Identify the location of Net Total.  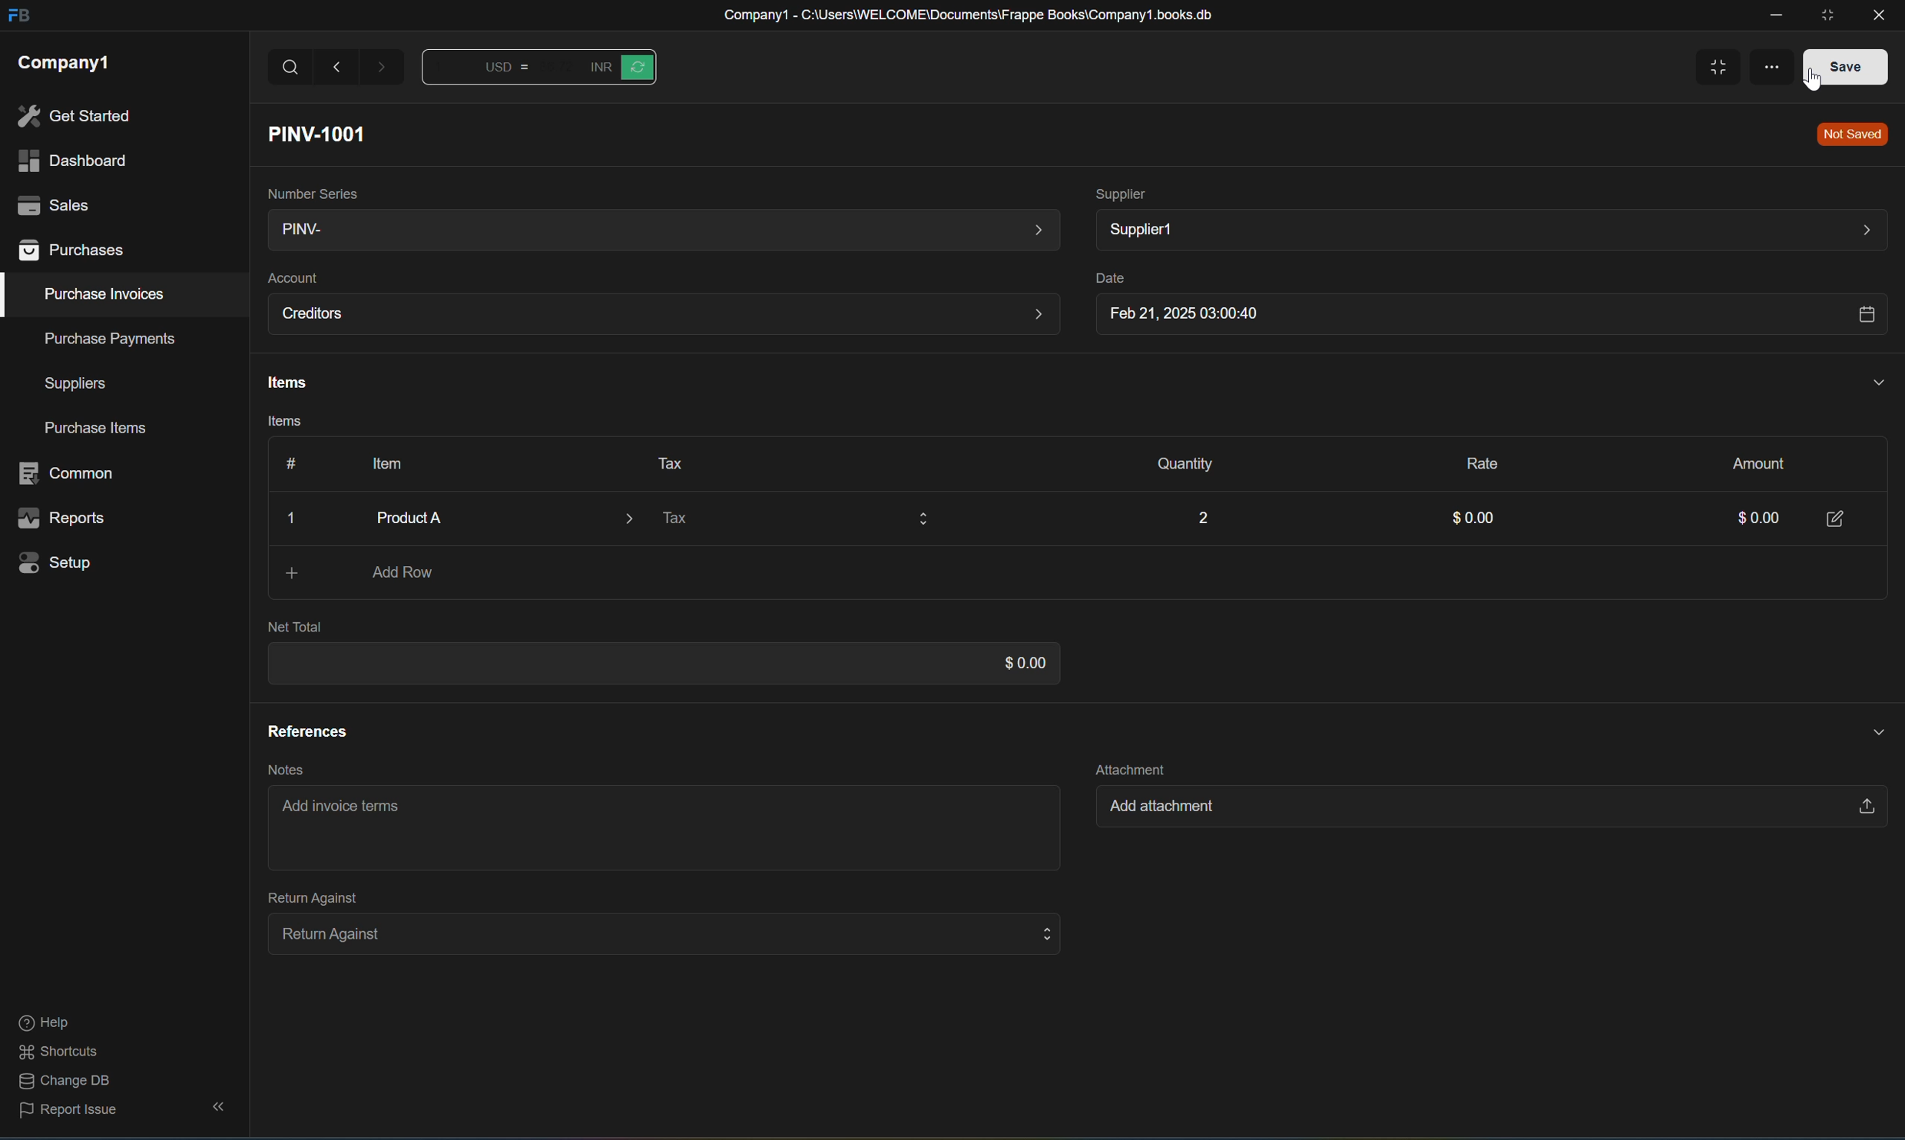
(295, 627).